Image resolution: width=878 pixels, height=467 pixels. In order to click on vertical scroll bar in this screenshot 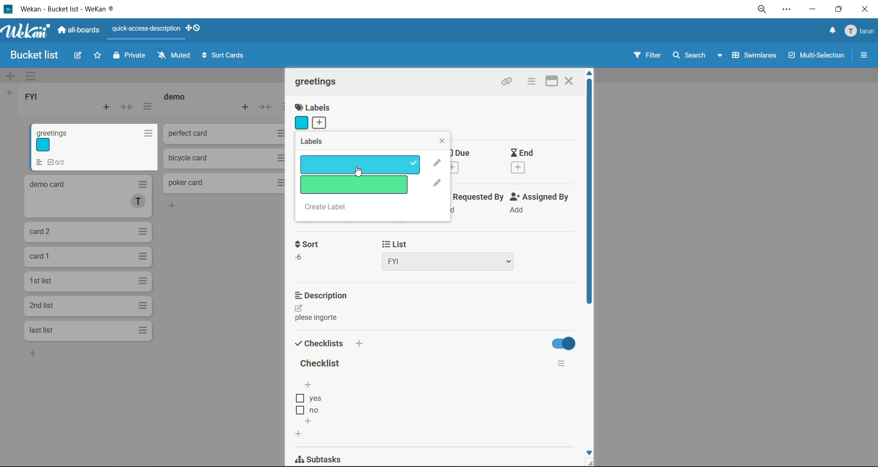, I will do `click(590, 196)`.